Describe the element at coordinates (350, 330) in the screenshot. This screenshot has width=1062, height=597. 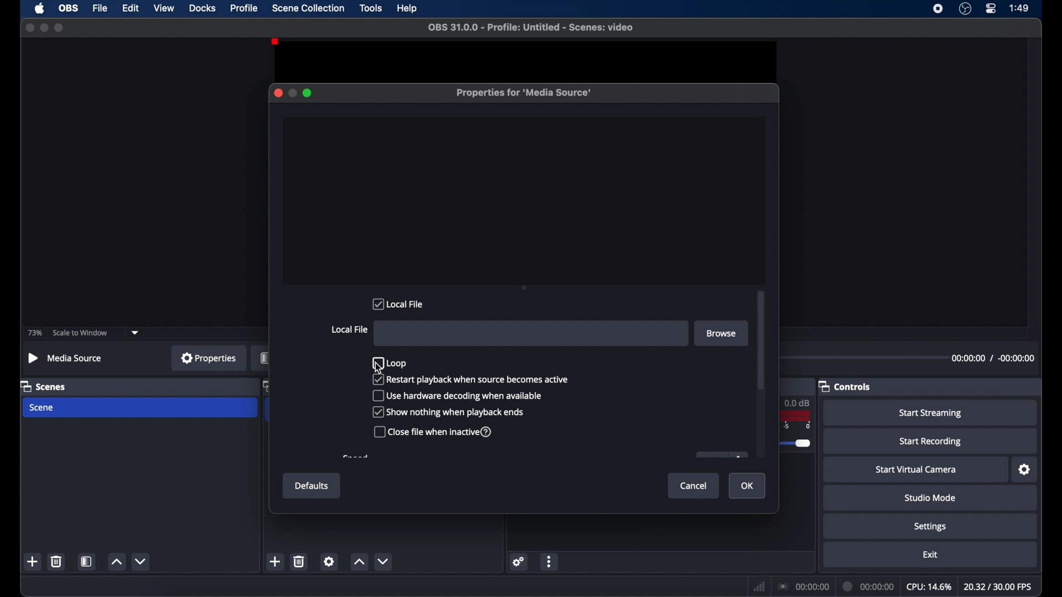
I see `local file` at that location.